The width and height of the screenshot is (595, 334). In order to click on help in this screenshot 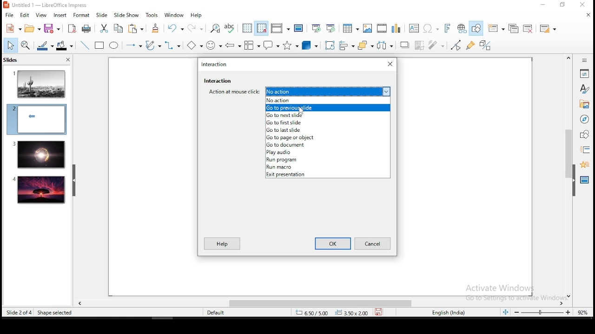, I will do `click(221, 243)`.